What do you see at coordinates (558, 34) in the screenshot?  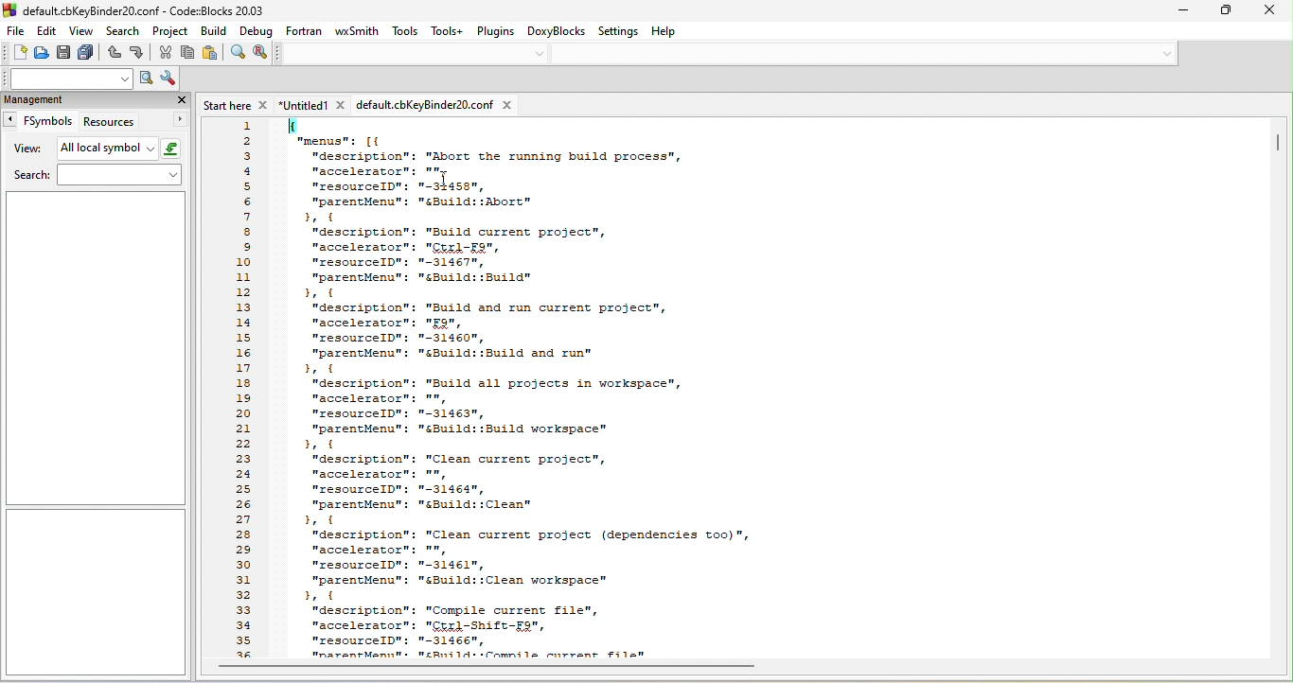 I see `doxyblocks` at bounding box center [558, 34].